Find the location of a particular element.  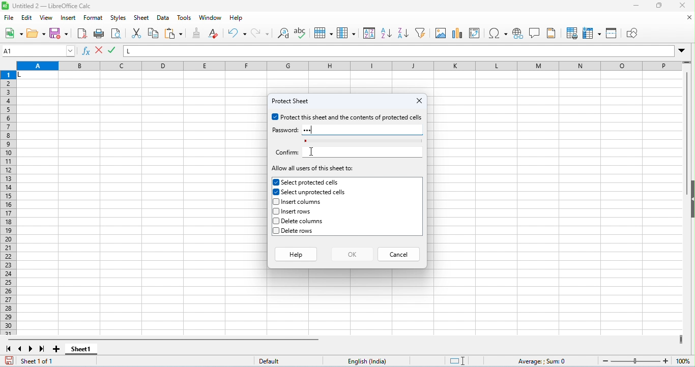

previous is located at coordinates (20, 349).